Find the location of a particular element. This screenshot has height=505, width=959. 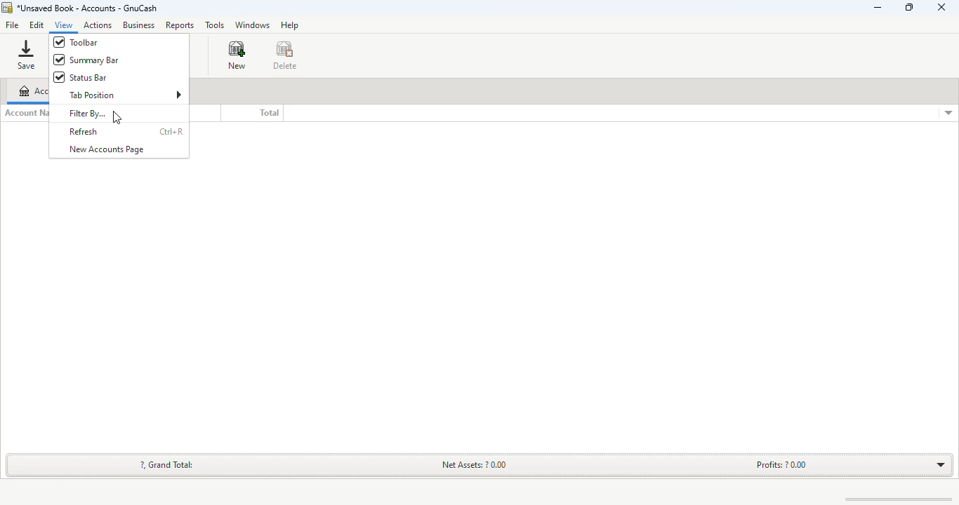

reports is located at coordinates (179, 26).